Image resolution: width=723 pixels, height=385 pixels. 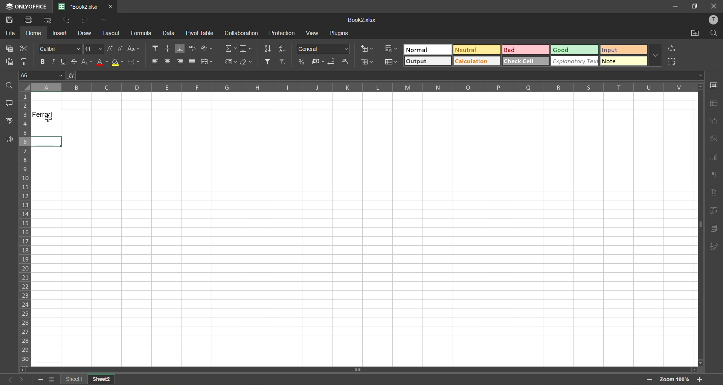 What do you see at coordinates (57, 140) in the screenshot?
I see `selected box` at bounding box center [57, 140].